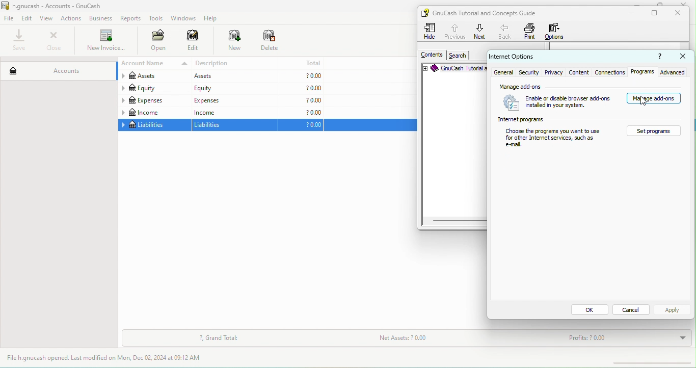  What do you see at coordinates (675, 72) in the screenshot?
I see `advanced` at bounding box center [675, 72].